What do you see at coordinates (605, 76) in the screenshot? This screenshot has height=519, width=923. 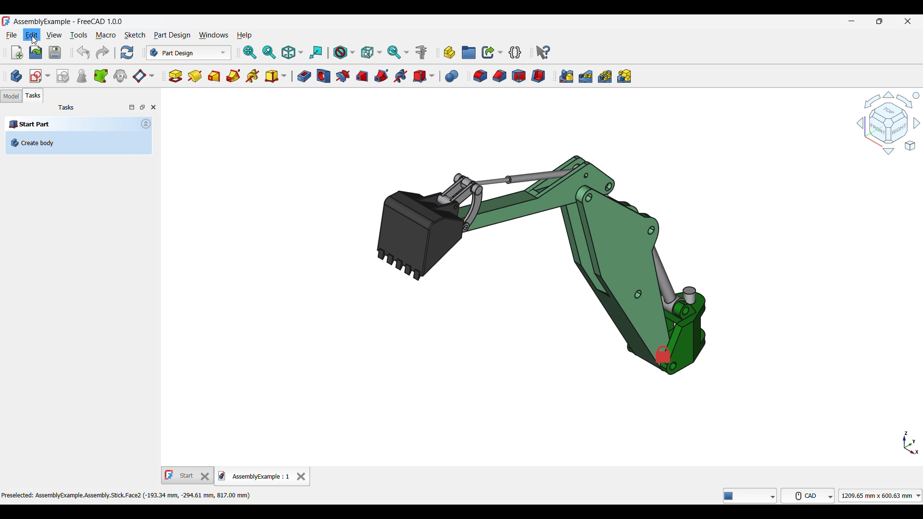 I see `Polar pattern` at bounding box center [605, 76].